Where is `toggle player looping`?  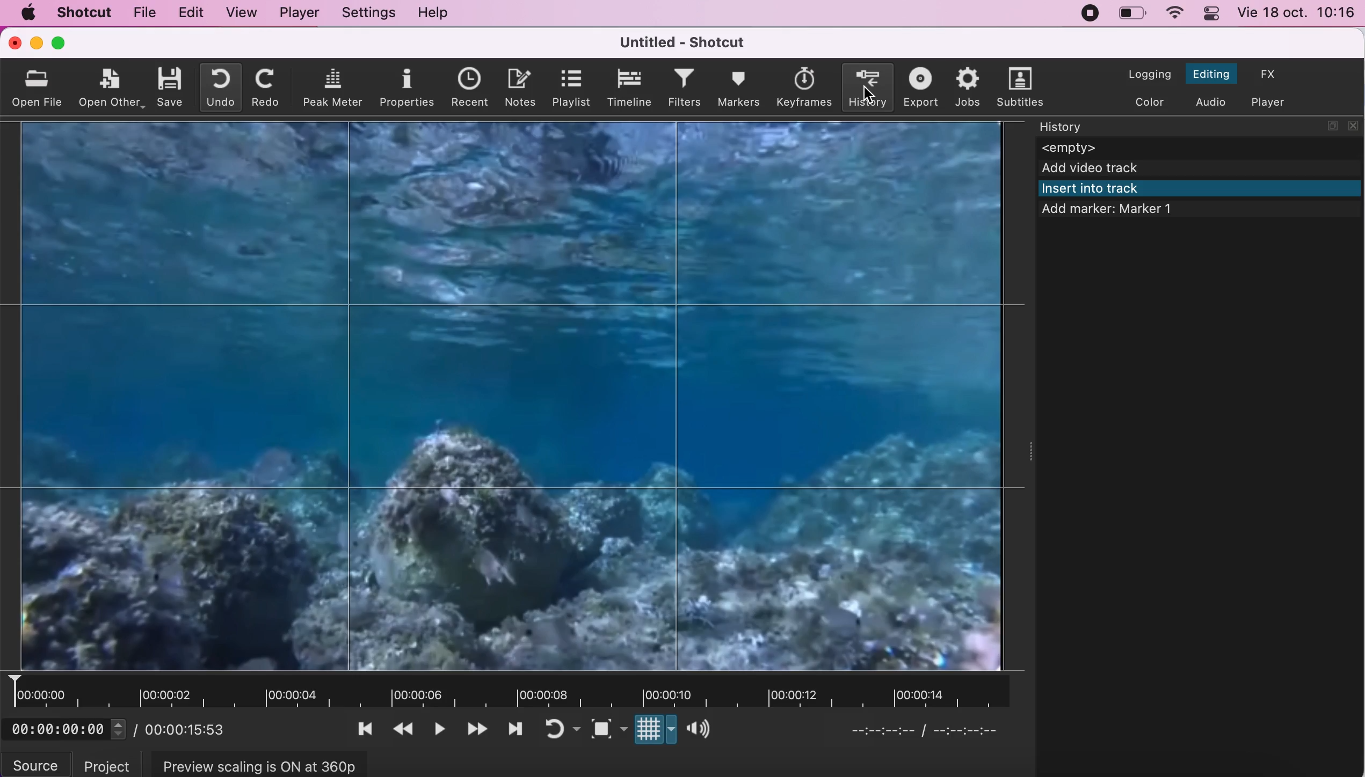 toggle player looping is located at coordinates (562, 729).